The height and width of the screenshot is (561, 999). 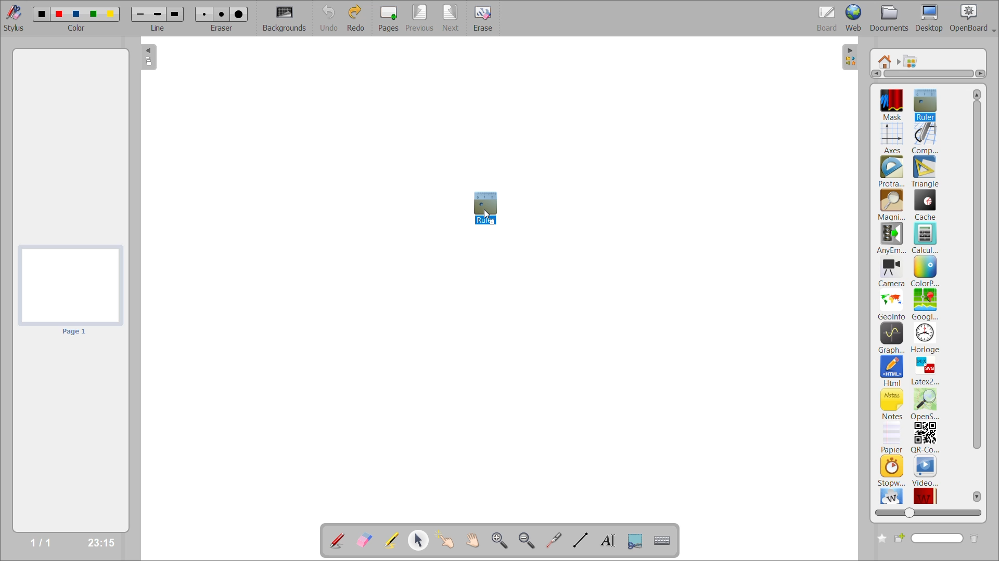 What do you see at coordinates (892, 238) in the screenshot?
I see `anyembed` at bounding box center [892, 238].